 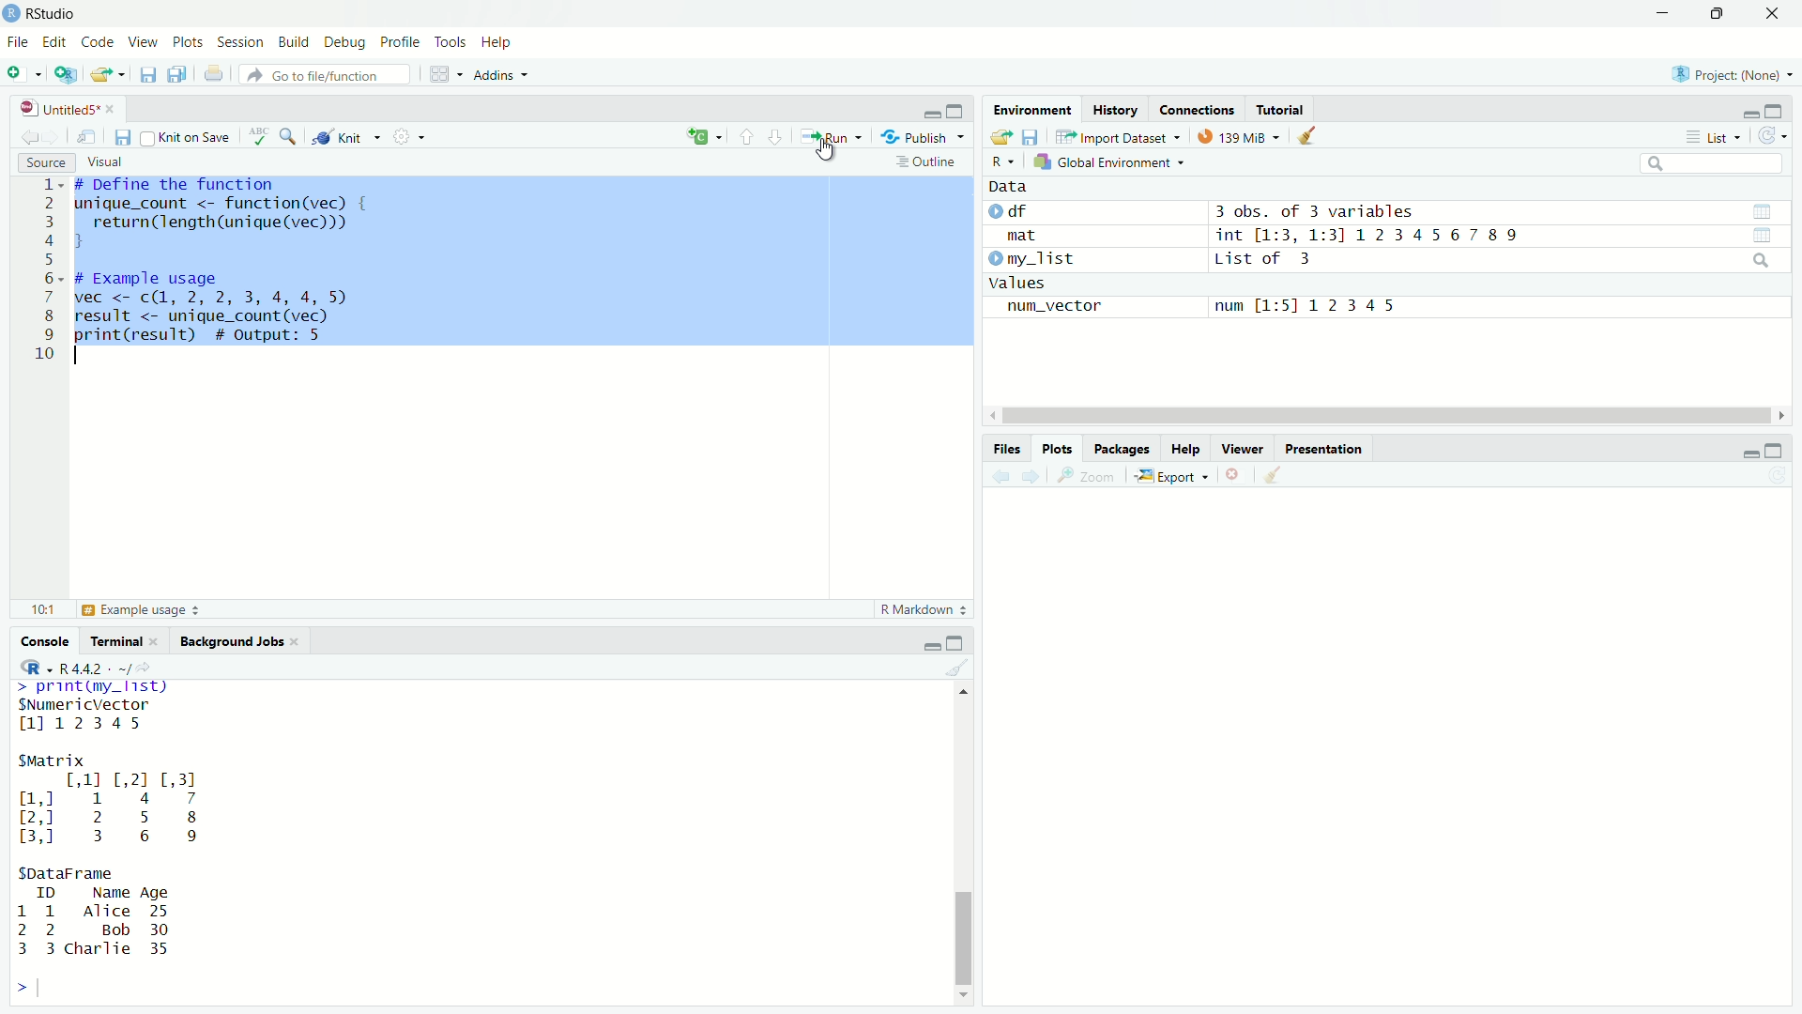 I want to click on close app, so click(x=1774, y=15).